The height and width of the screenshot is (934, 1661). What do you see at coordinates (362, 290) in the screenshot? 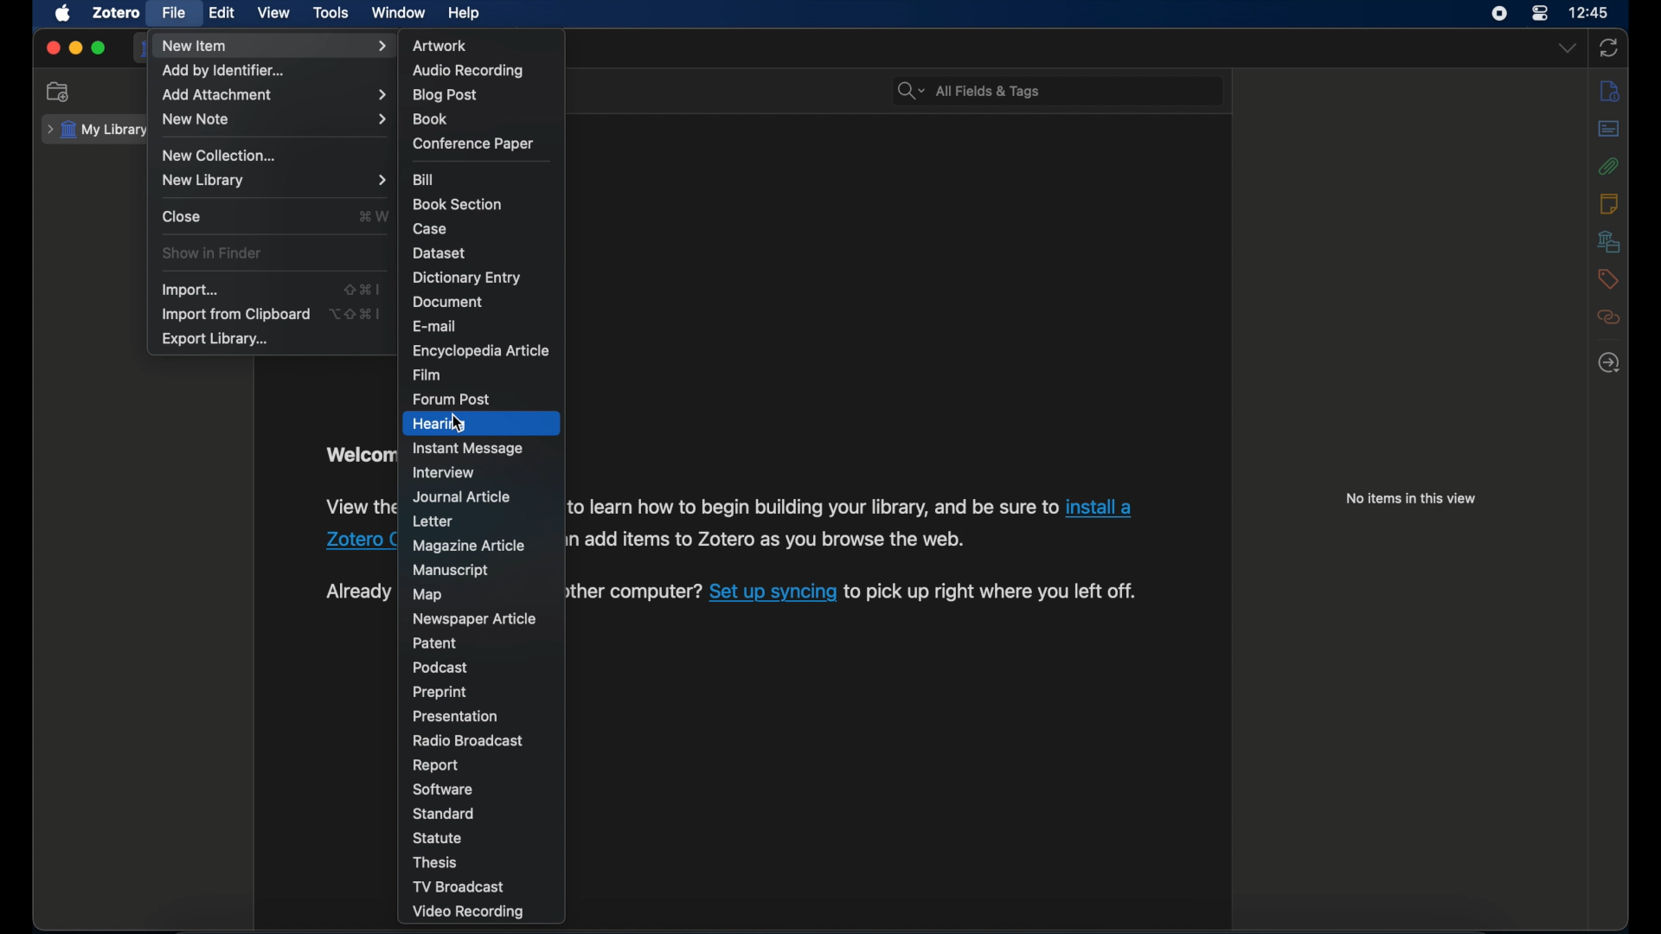
I see `shortcut` at bounding box center [362, 290].